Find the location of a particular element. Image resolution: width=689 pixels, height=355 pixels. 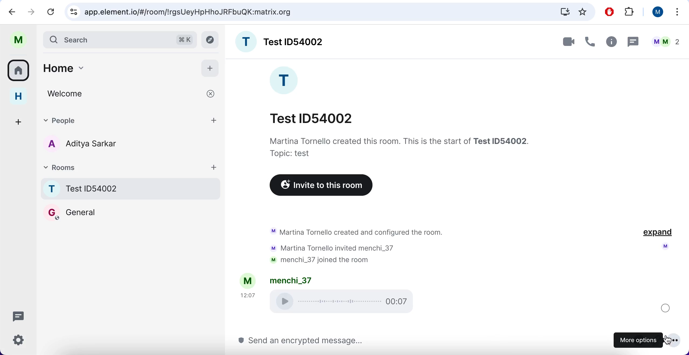

user is located at coordinates (657, 12).